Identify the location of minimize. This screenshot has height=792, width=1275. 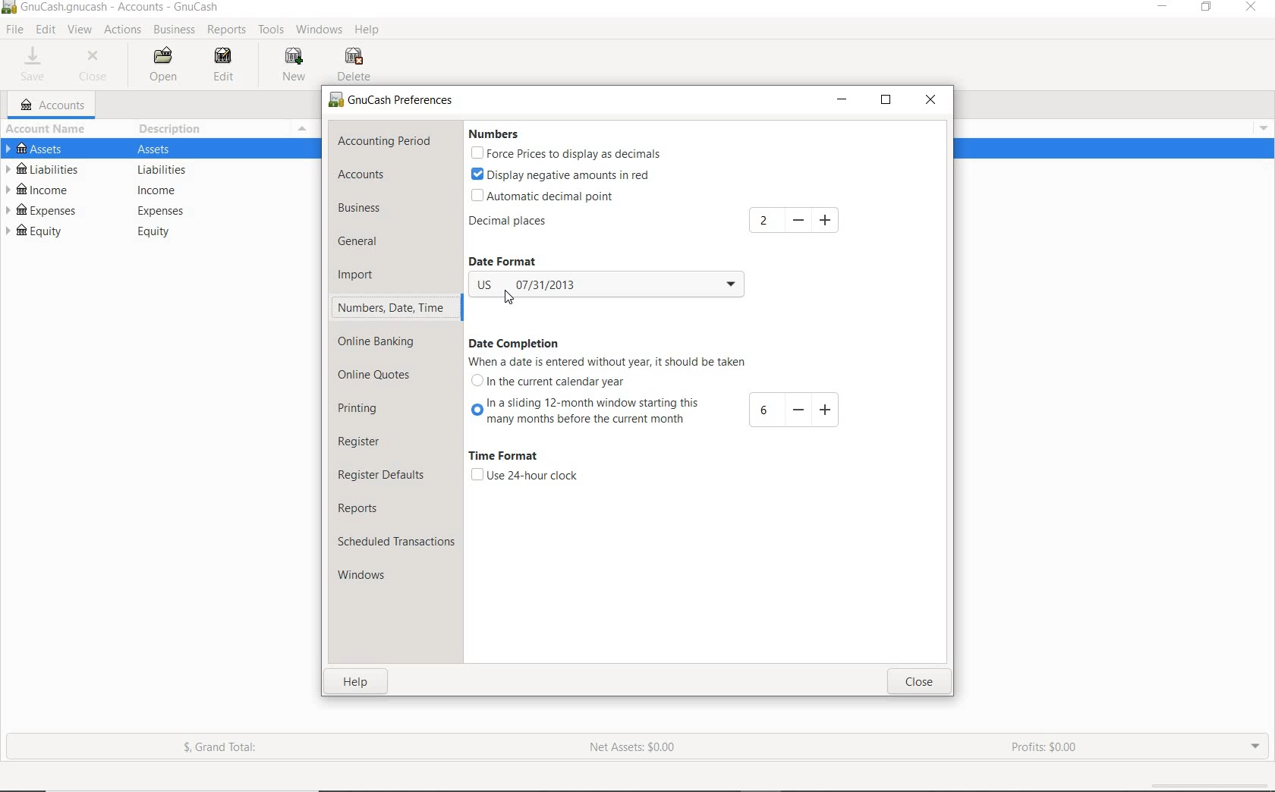
(843, 101).